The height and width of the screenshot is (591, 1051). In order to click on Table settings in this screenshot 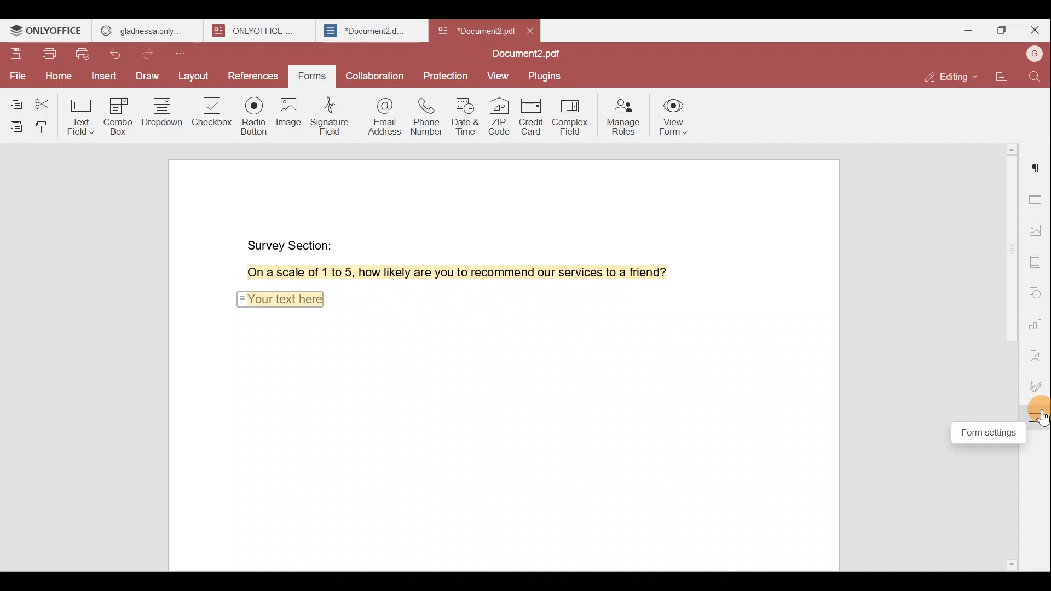, I will do `click(1037, 196)`.